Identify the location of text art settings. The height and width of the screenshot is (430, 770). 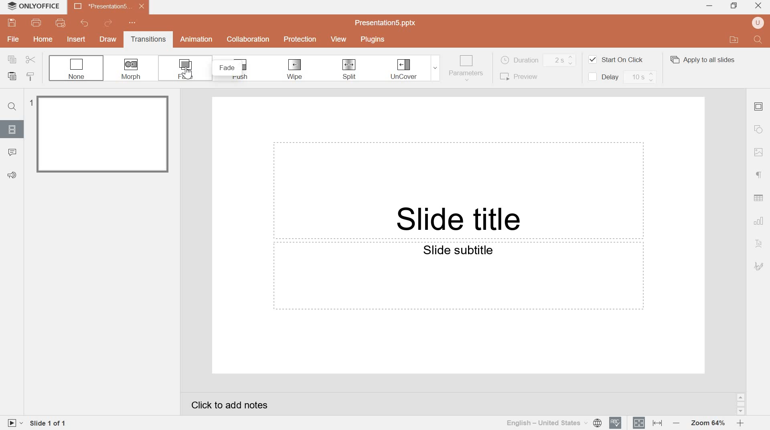
(758, 244).